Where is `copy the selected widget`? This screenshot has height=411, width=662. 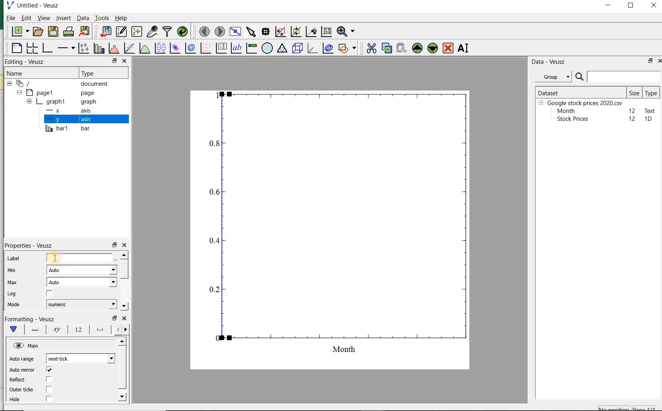 copy the selected widget is located at coordinates (386, 48).